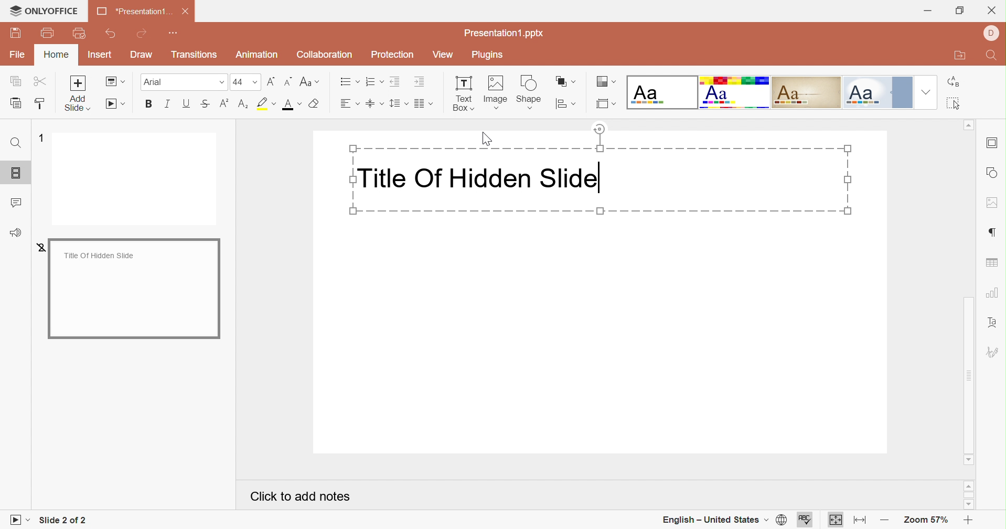 Image resolution: width=1006 pixels, height=529 pixels. What do you see at coordinates (41, 105) in the screenshot?
I see `Copy style` at bounding box center [41, 105].